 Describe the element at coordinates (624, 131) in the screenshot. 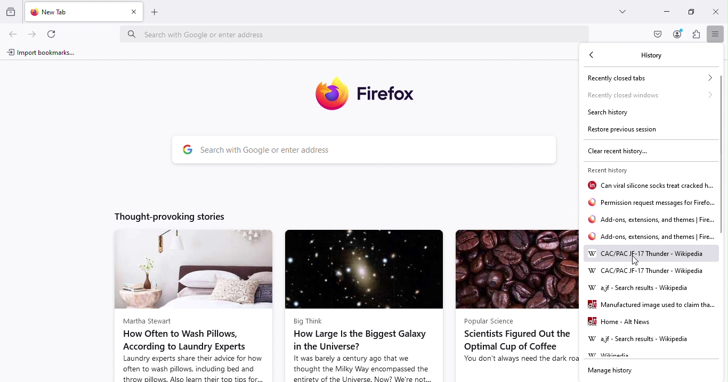

I see `Restore previous session` at that location.